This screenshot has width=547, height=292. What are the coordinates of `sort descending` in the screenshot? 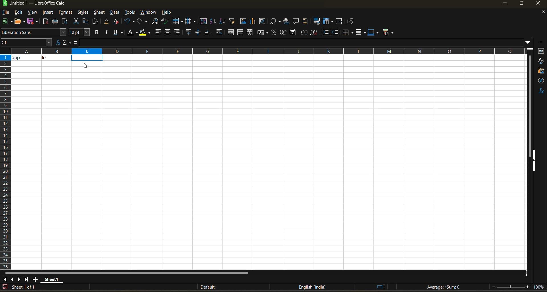 It's located at (222, 21).